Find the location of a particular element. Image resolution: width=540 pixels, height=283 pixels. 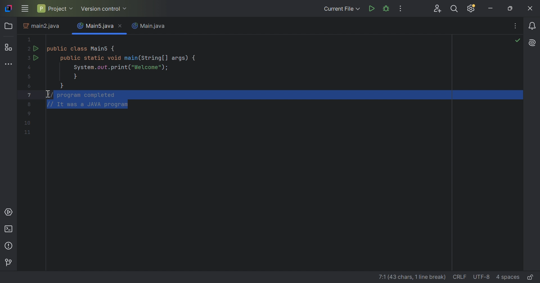

More tool windows is located at coordinates (8, 65).